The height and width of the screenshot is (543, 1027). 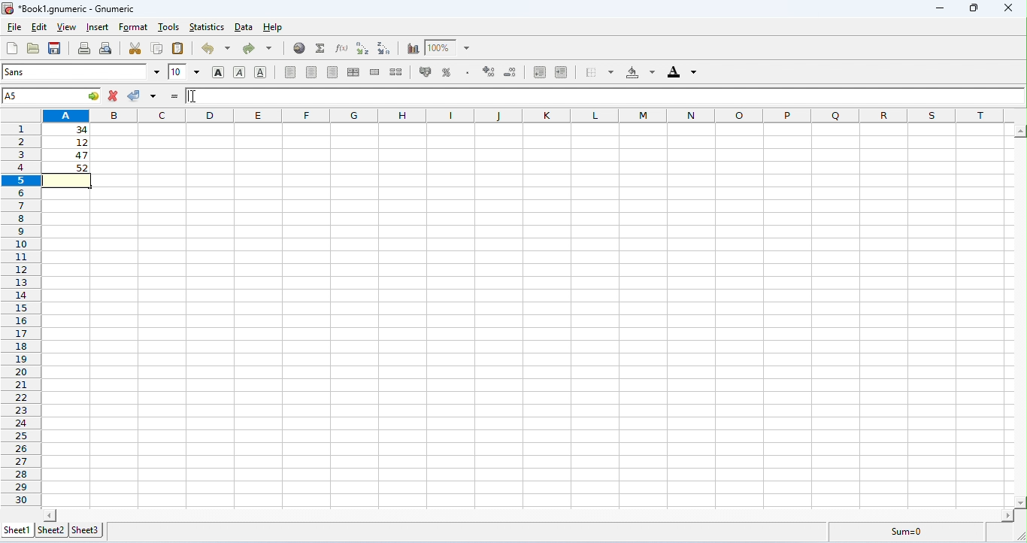 I want to click on sheet1, so click(x=19, y=530).